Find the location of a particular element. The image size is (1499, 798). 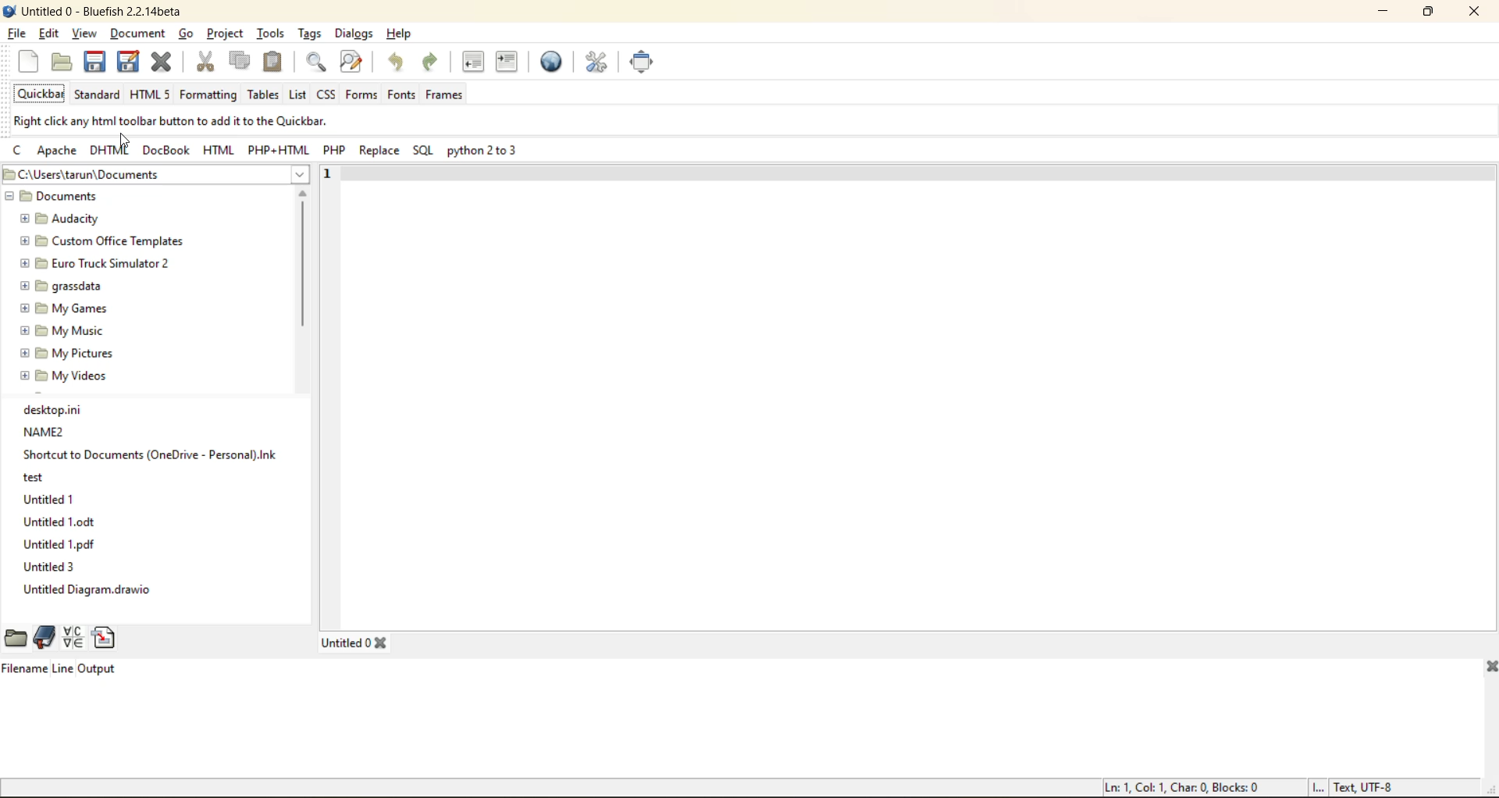

tags is located at coordinates (307, 34).